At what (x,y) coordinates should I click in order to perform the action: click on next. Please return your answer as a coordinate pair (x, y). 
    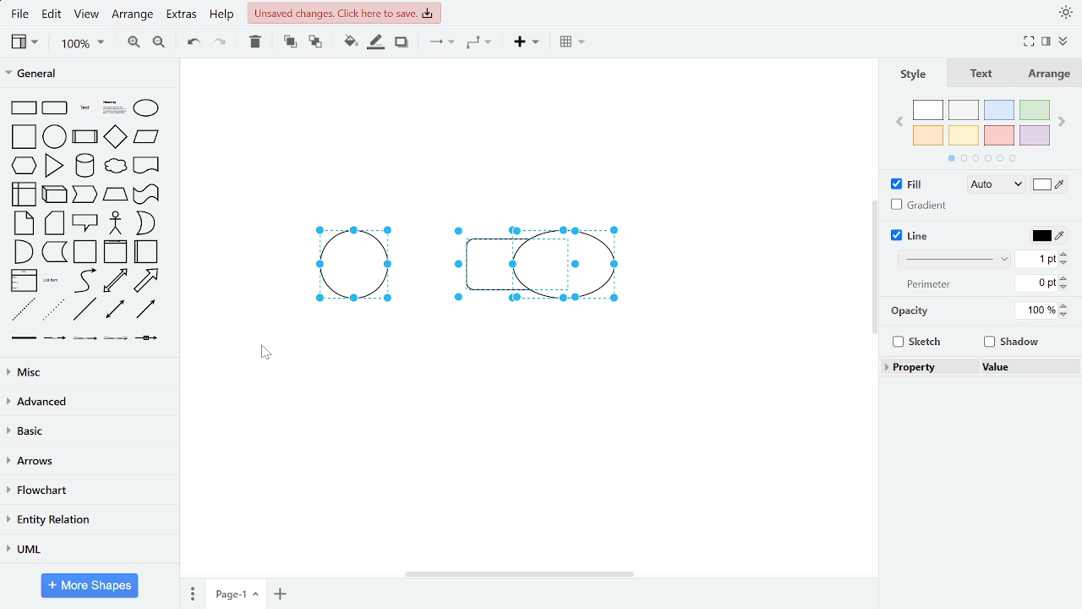
    Looking at the image, I should click on (1062, 123).